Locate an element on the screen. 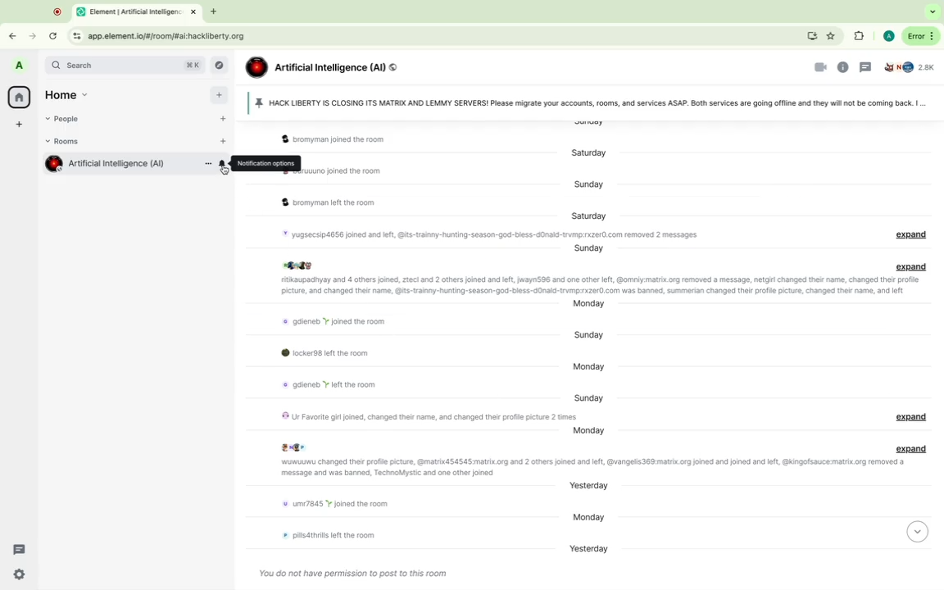 Image resolution: width=944 pixels, height=590 pixels. Url is located at coordinates (156, 35).